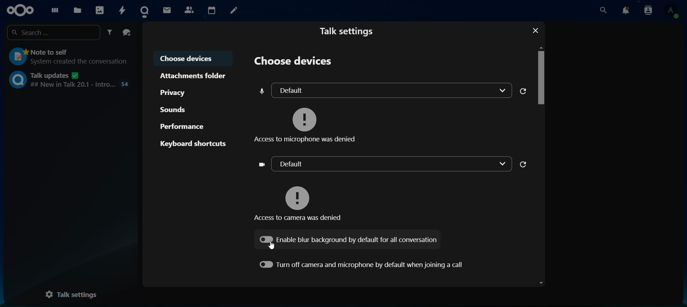 The height and width of the screenshot is (307, 687). Describe the element at coordinates (182, 126) in the screenshot. I see `performance` at that location.